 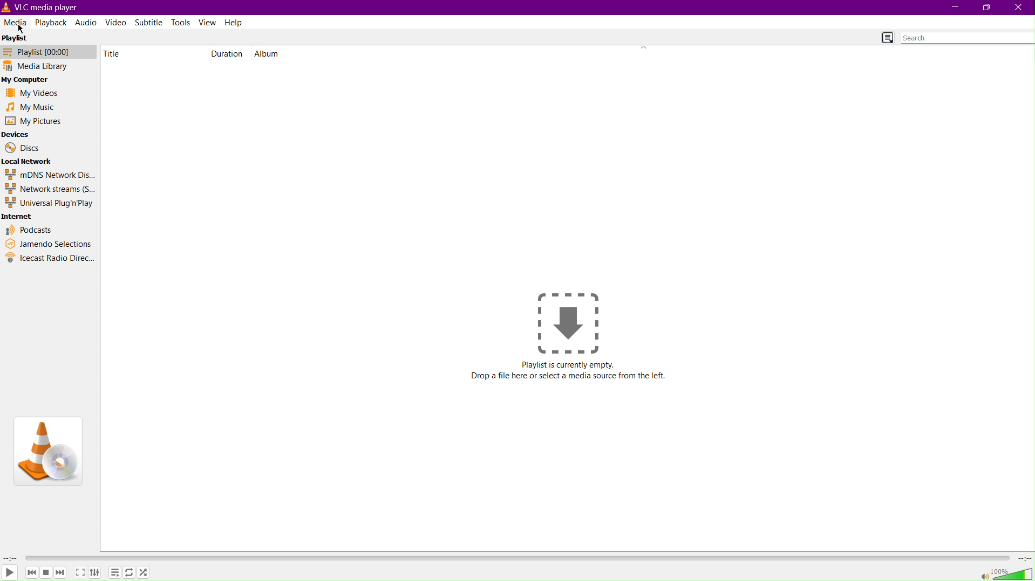 What do you see at coordinates (207, 23) in the screenshot?
I see `View` at bounding box center [207, 23].